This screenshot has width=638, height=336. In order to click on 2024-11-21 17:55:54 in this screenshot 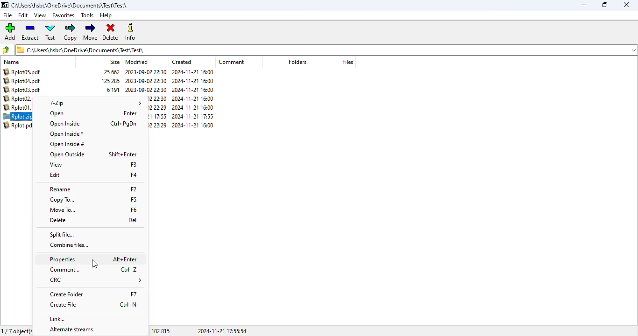, I will do `click(223, 330)`.